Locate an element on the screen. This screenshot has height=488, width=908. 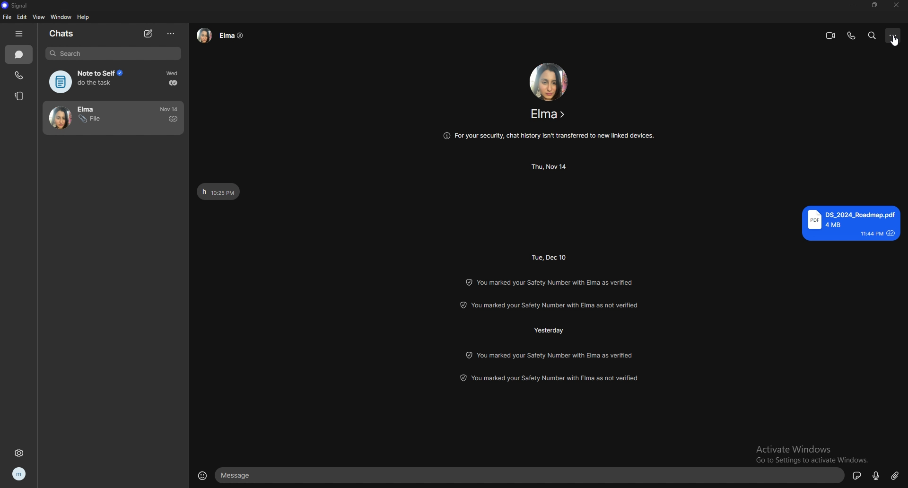
info is located at coordinates (549, 281).